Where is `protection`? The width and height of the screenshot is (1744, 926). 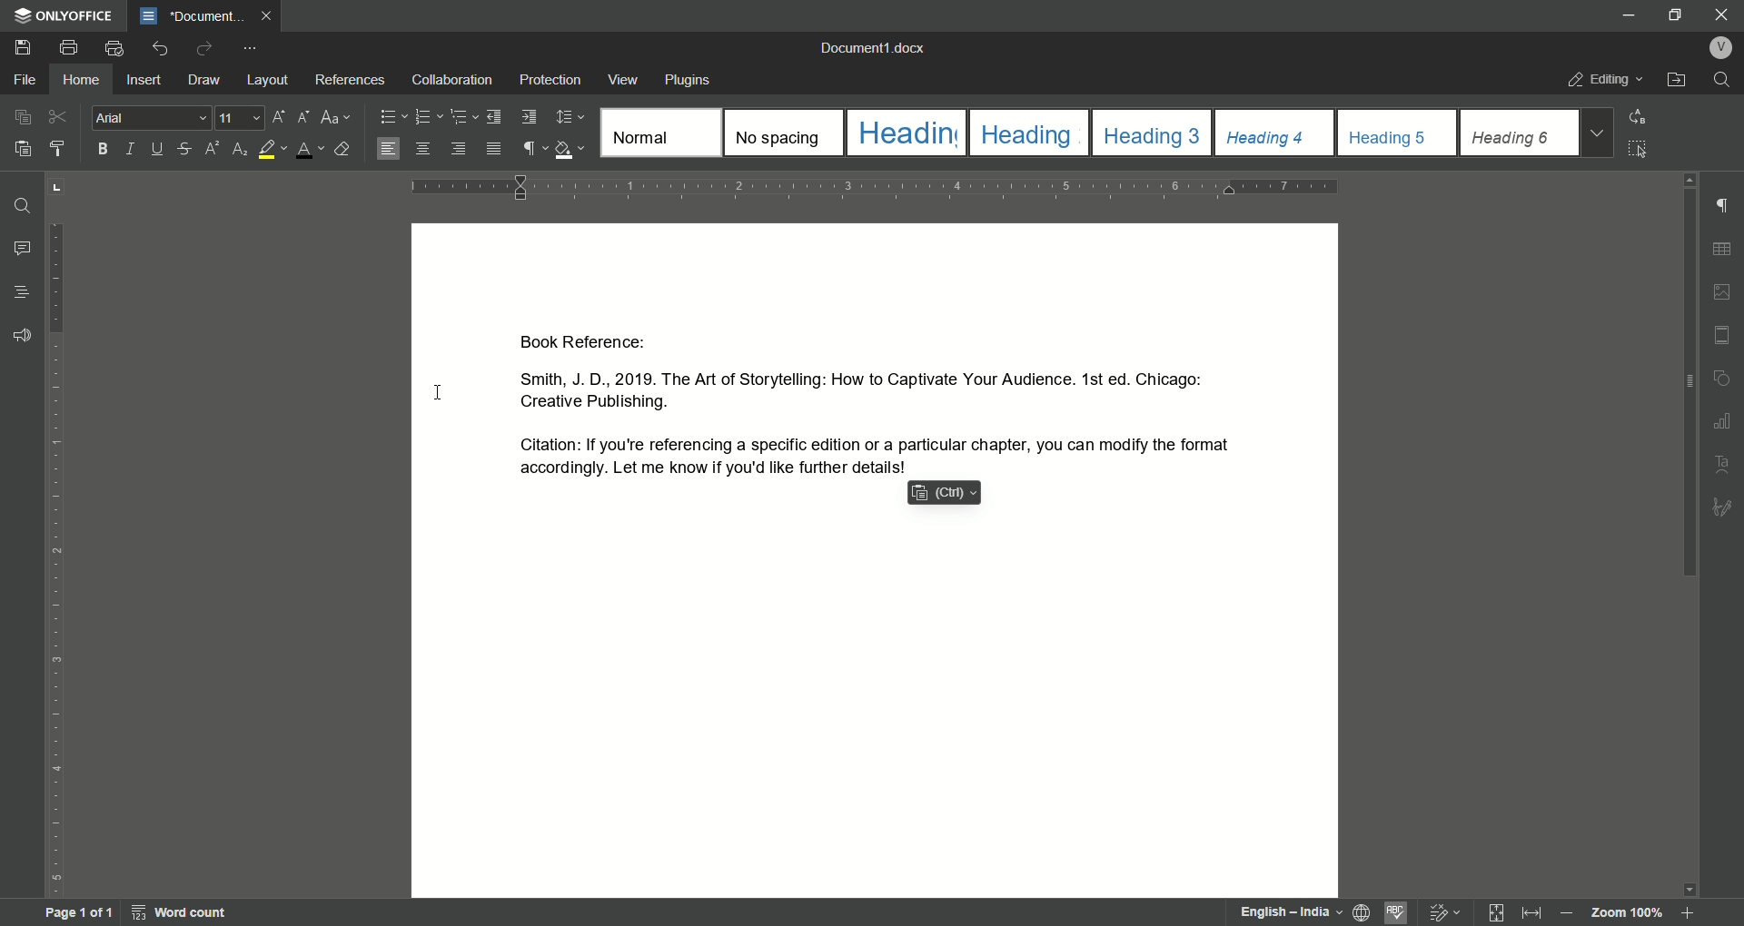 protection is located at coordinates (551, 79).